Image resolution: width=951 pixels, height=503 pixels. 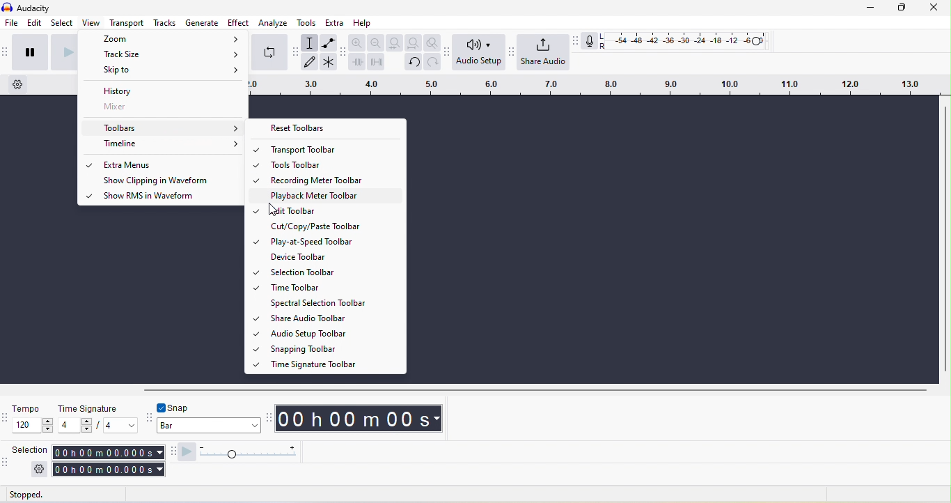 I want to click on undo, so click(x=414, y=63).